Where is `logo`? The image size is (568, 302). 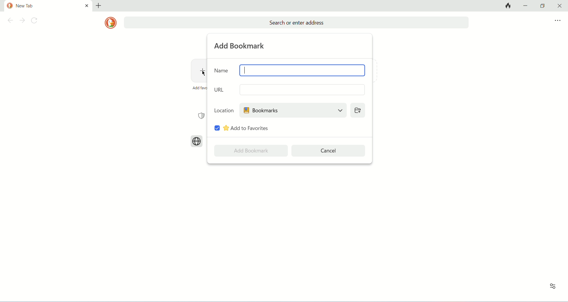
logo is located at coordinates (110, 23).